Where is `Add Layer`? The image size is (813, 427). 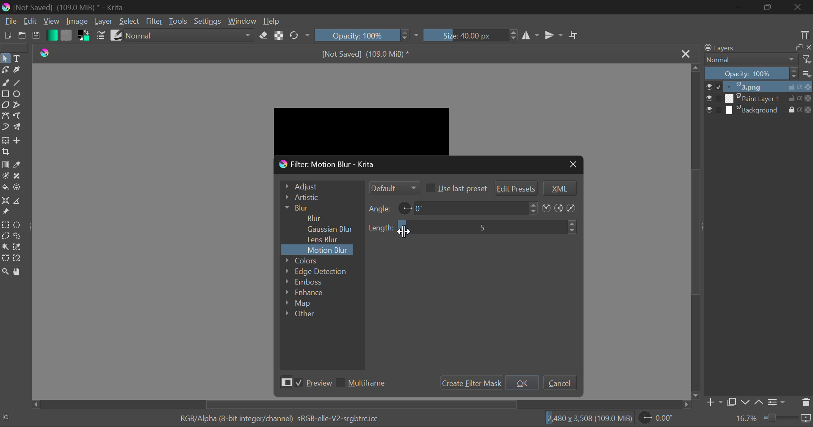 Add Layer is located at coordinates (714, 402).